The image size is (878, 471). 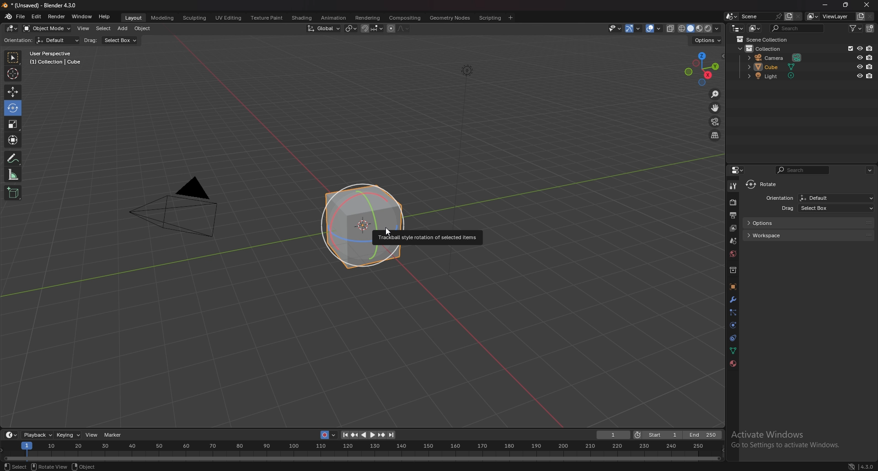 What do you see at coordinates (836, 198) in the screenshot?
I see `Defalut` at bounding box center [836, 198].